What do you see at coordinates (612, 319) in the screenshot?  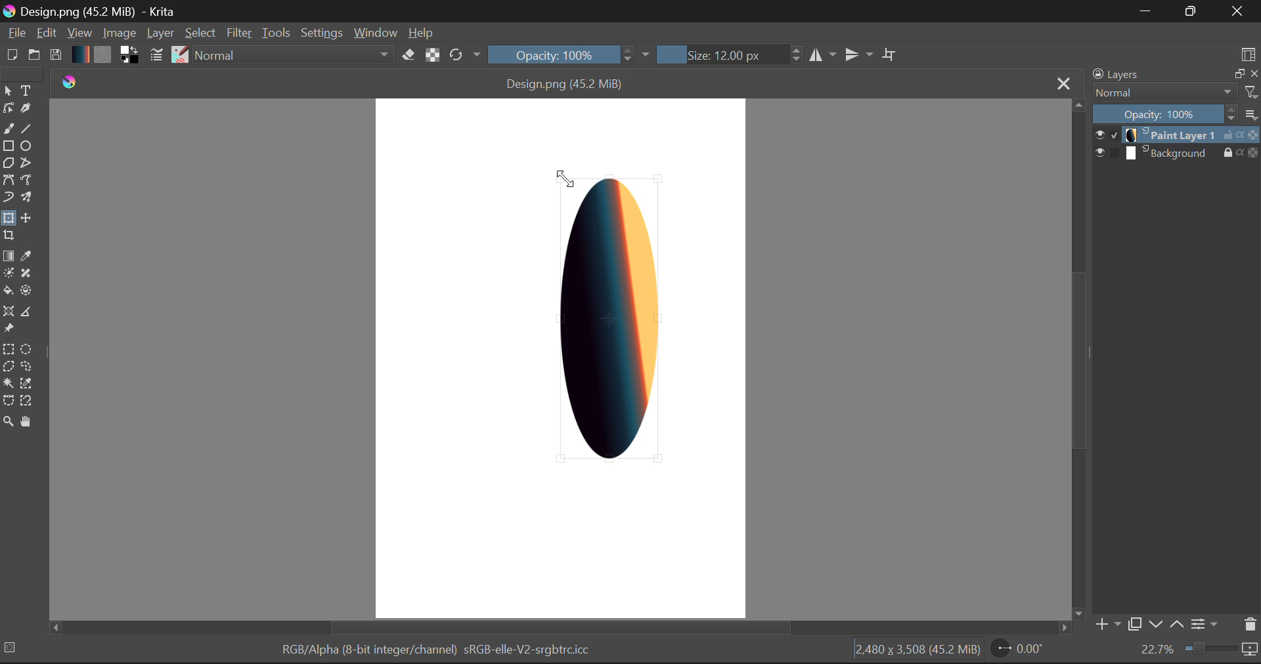 I see `Layer Skewed by Transform Action` at bounding box center [612, 319].